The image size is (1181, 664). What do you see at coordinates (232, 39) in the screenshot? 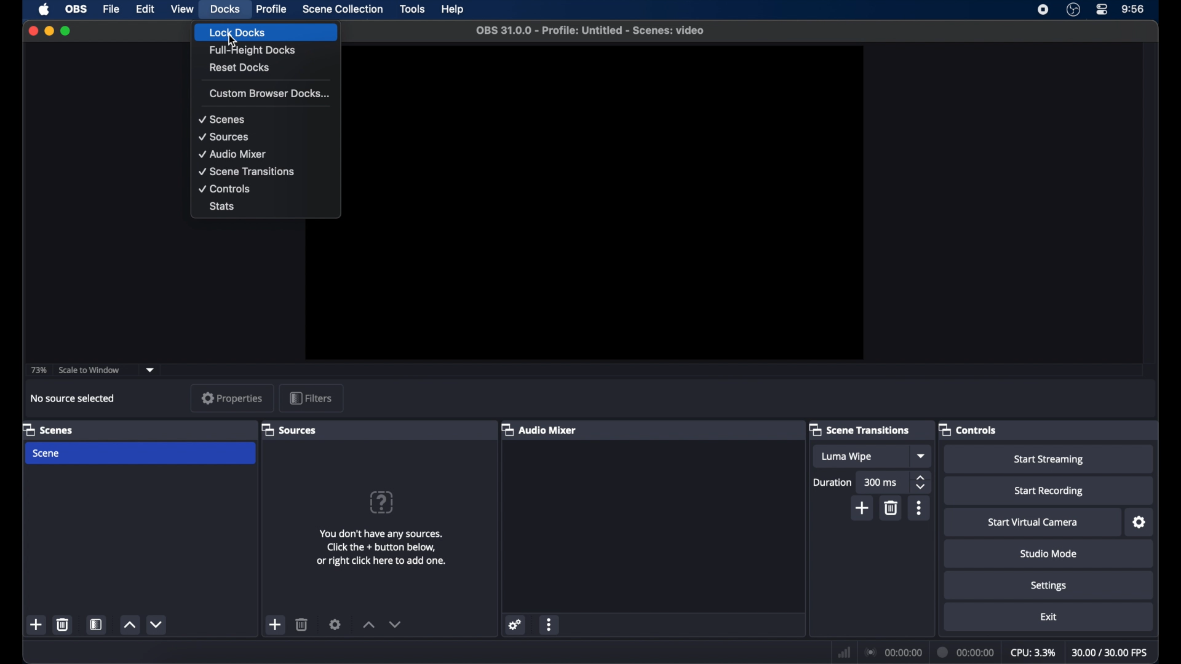
I see `cursor` at bounding box center [232, 39].